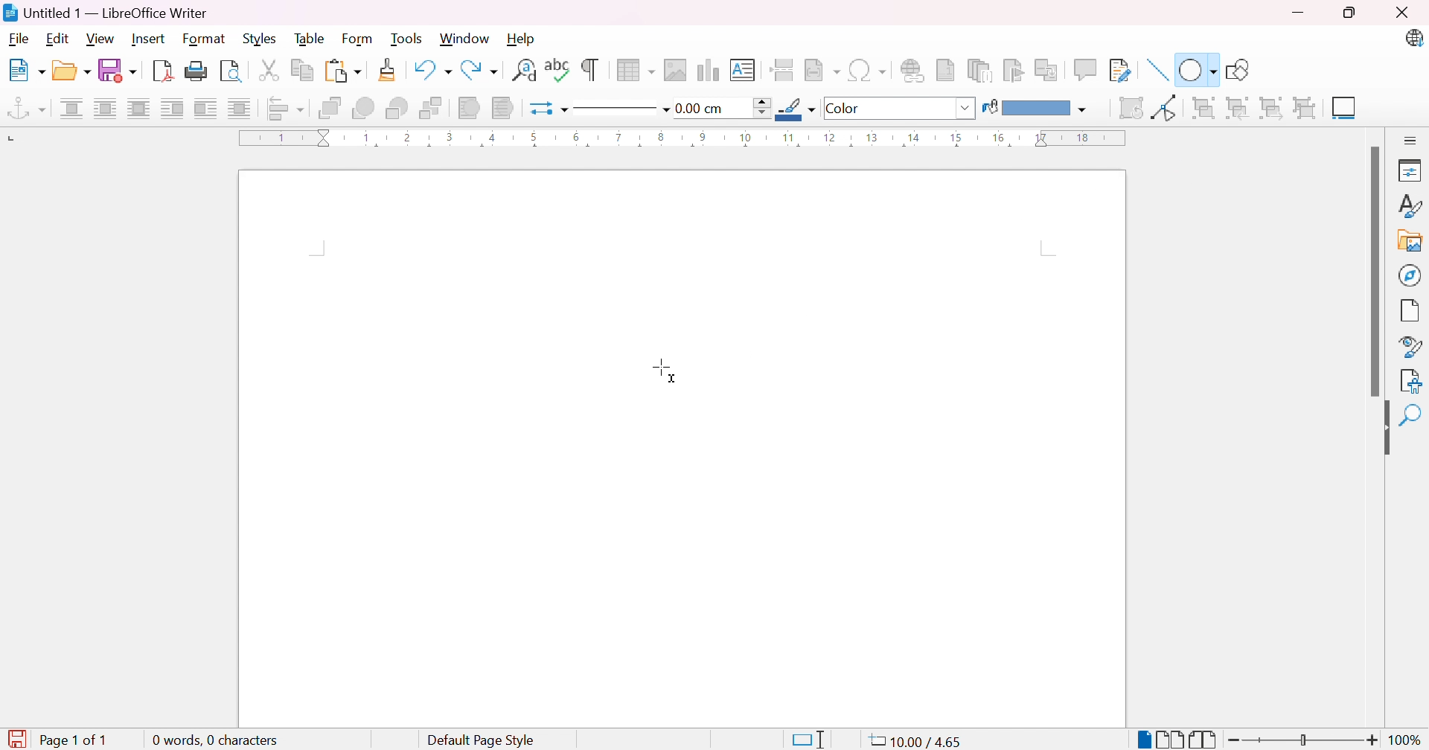 The width and height of the screenshot is (1429, 750). What do you see at coordinates (1171, 740) in the screenshot?
I see `Multiple-page view` at bounding box center [1171, 740].